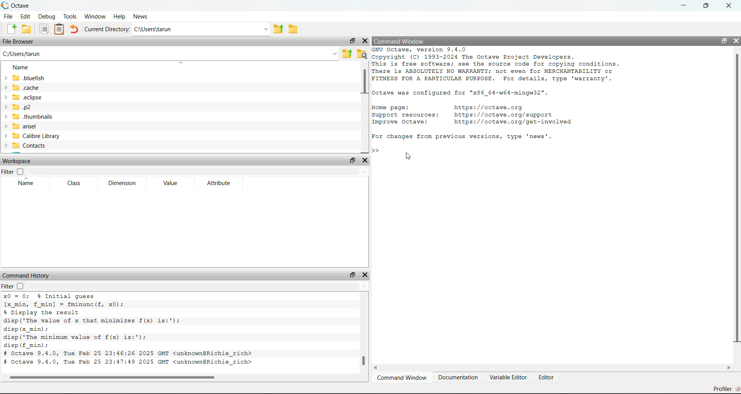 The image size is (741, 394). What do you see at coordinates (44, 30) in the screenshot?
I see `Copy` at bounding box center [44, 30].